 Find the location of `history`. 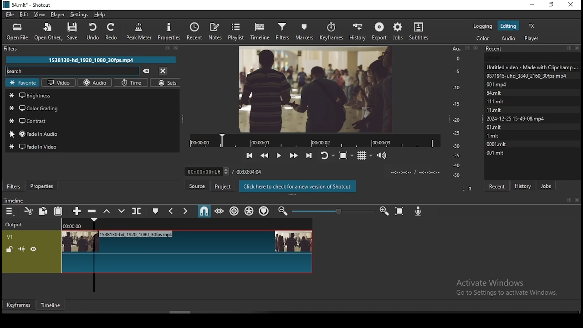

history is located at coordinates (524, 183).